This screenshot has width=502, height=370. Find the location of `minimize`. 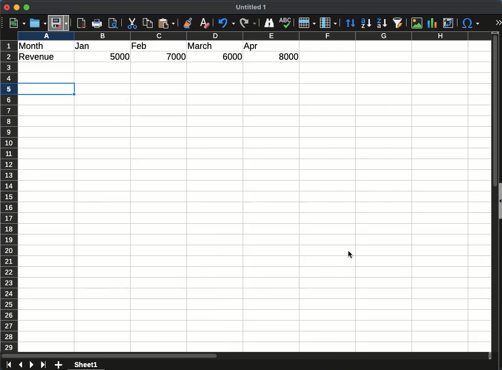

minimize is located at coordinates (17, 7).